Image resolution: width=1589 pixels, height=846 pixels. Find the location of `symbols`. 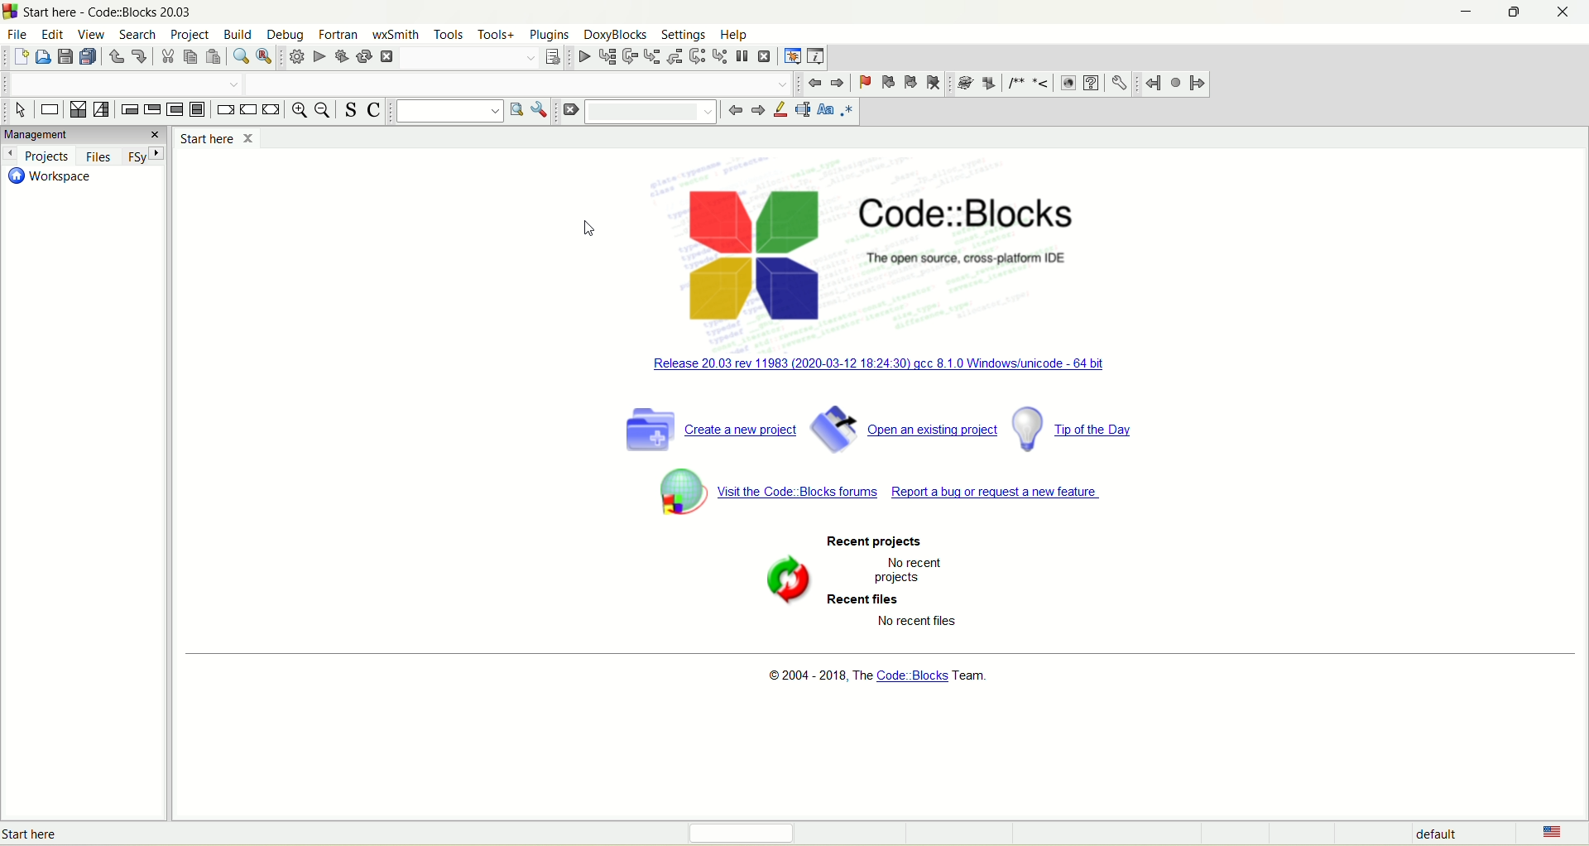

symbols is located at coordinates (1004, 83).